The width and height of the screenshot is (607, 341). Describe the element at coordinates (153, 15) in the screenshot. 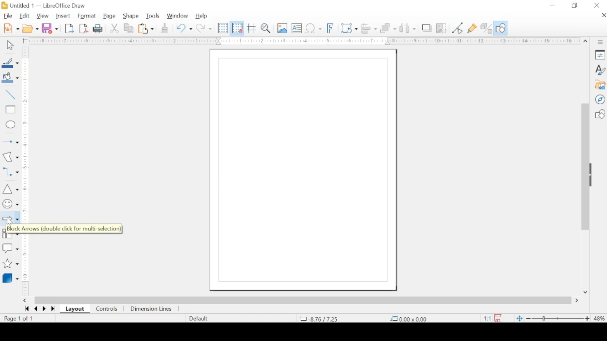

I see `tools` at that location.